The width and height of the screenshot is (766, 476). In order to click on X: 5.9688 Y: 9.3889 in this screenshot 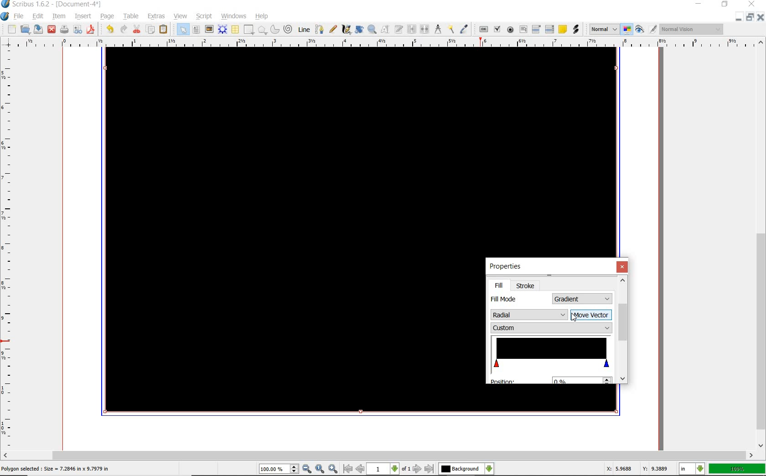, I will do `click(636, 468)`.